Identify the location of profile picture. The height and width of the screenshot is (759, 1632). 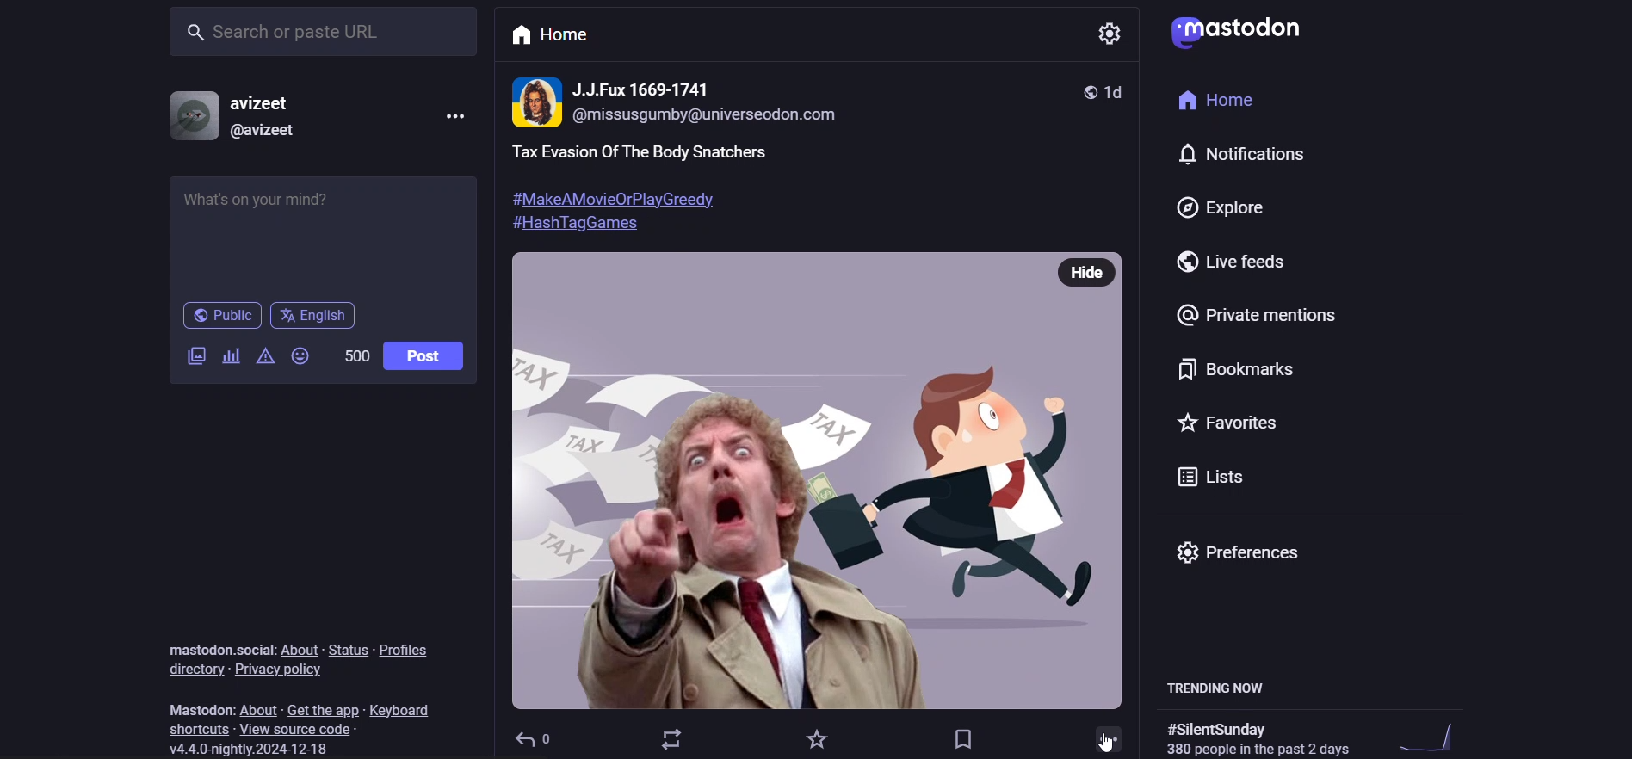
(192, 116).